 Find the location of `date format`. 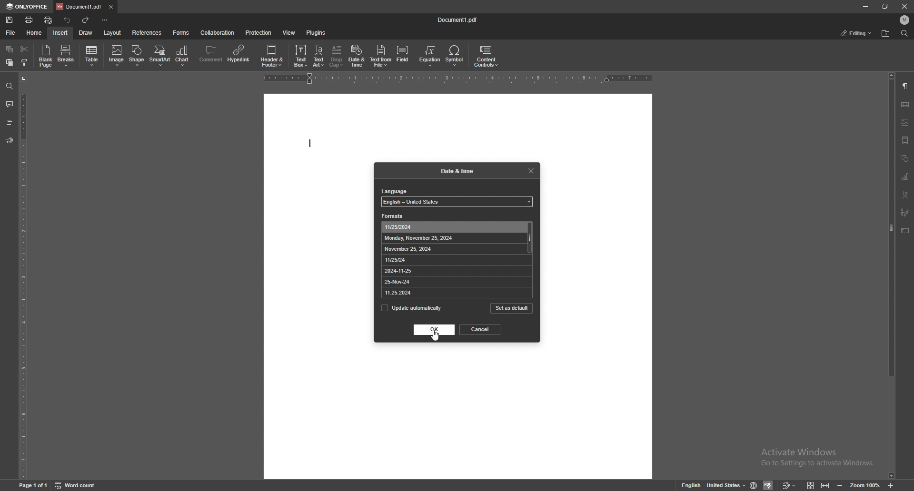

date format is located at coordinates (414, 249).